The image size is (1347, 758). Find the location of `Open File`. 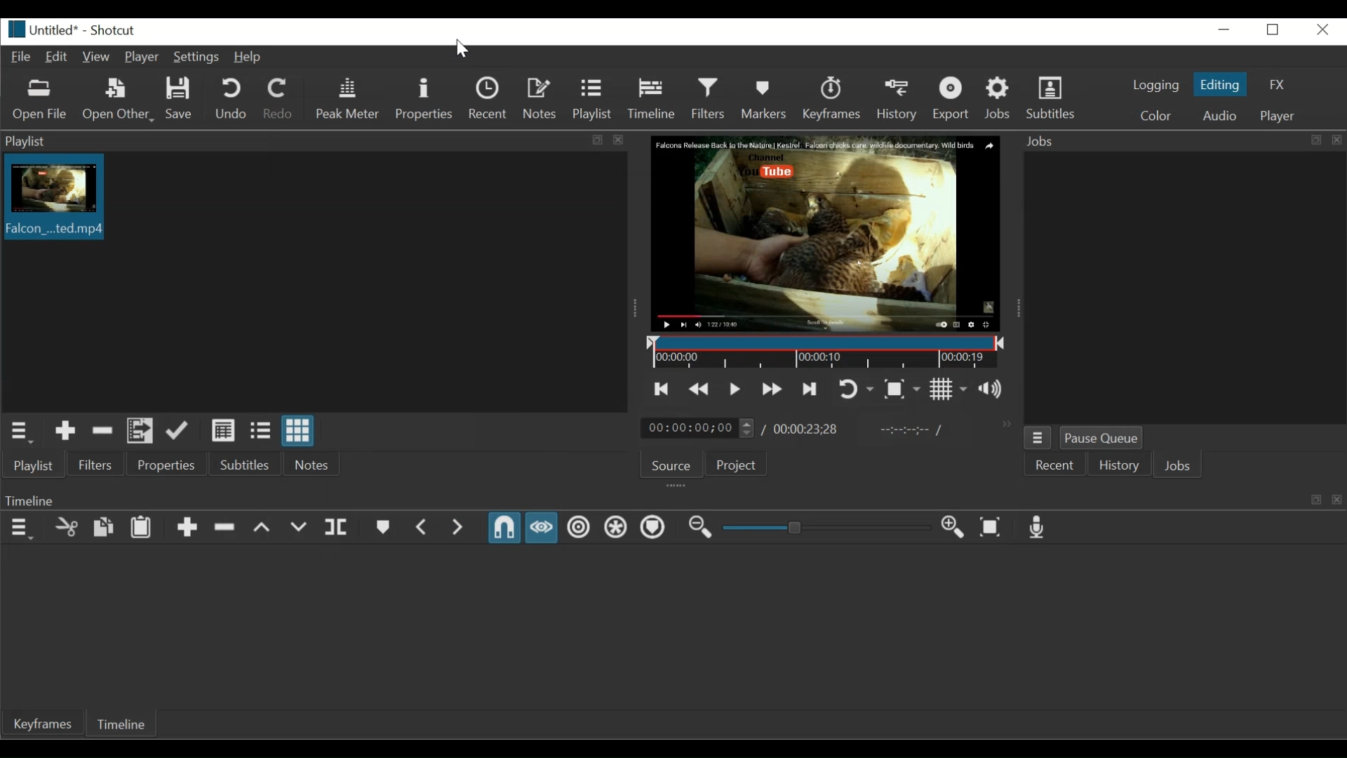

Open File is located at coordinates (41, 99).